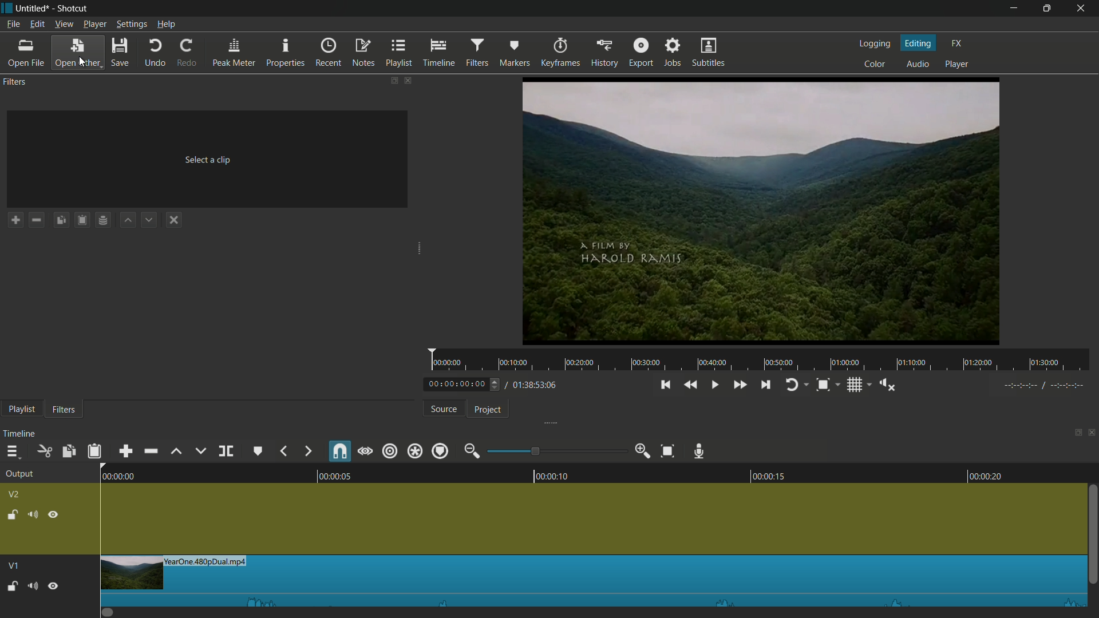 This screenshot has height=618, width=1099. I want to click on zoom timeline to fit, so click(667, 451).